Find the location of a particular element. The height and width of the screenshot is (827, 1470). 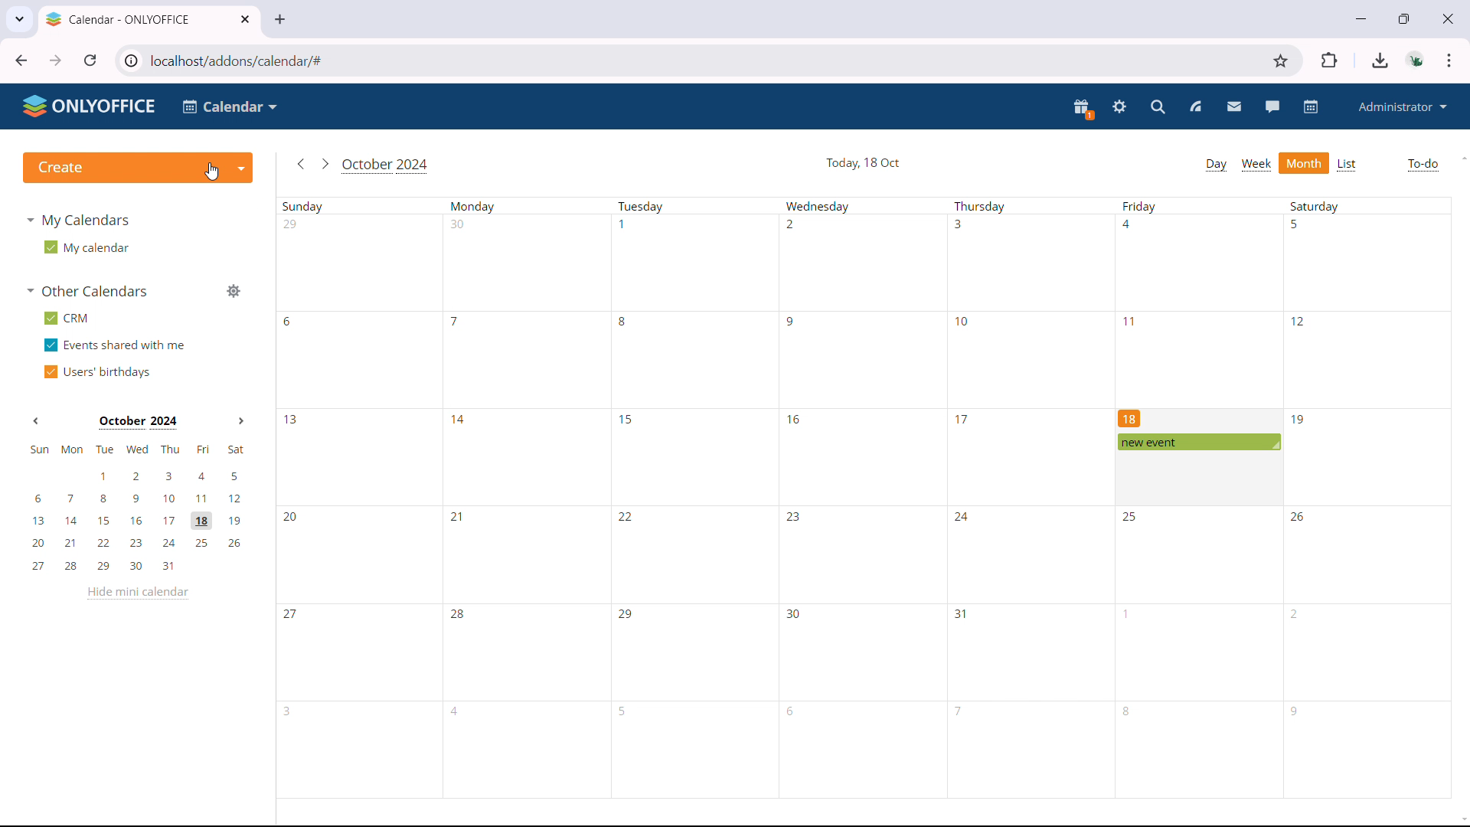

feed is located at coordinates (1194, 107).